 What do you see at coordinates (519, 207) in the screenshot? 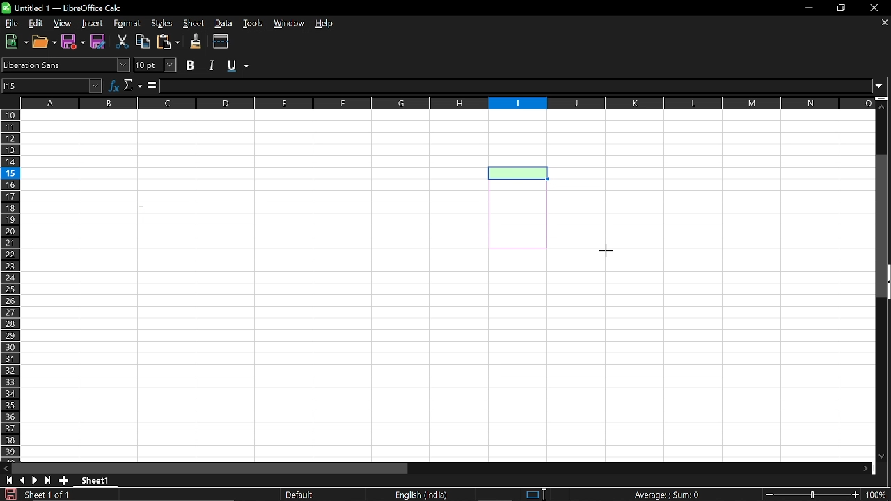
I see `Selected cells` at bounding box center [519, 207].